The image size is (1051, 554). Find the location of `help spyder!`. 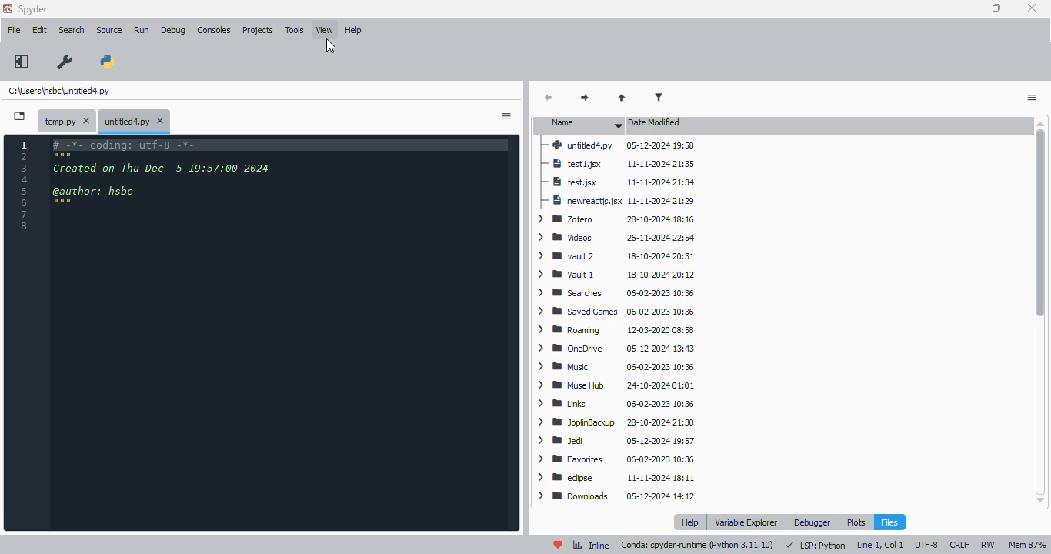

help spyder! is located at coordinates (559, 545).